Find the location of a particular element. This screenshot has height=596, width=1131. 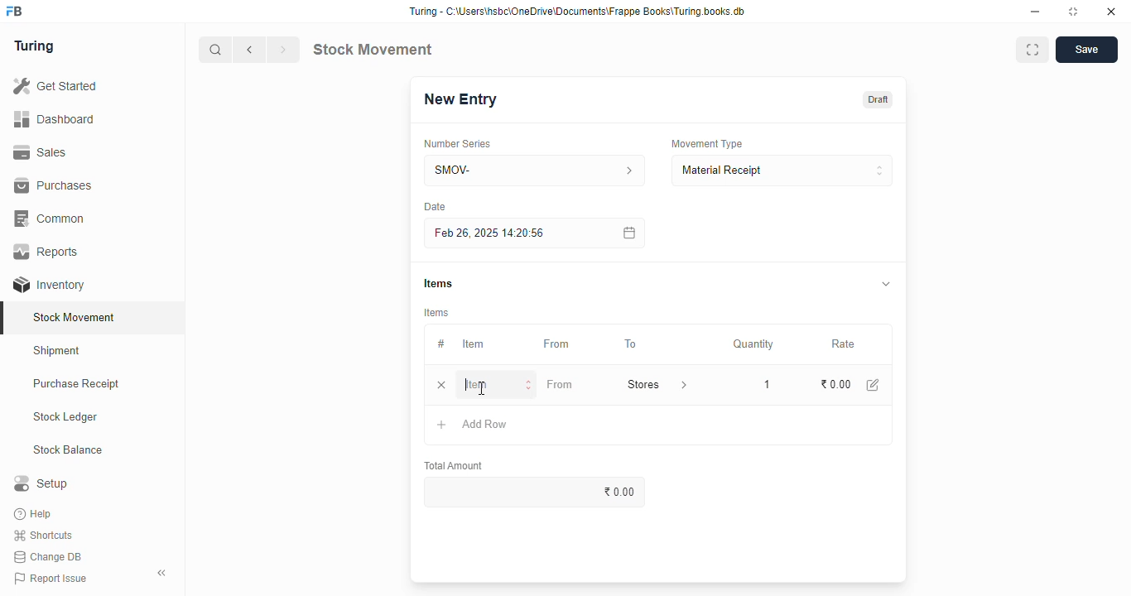

previous is located at coordinates (250, 50).